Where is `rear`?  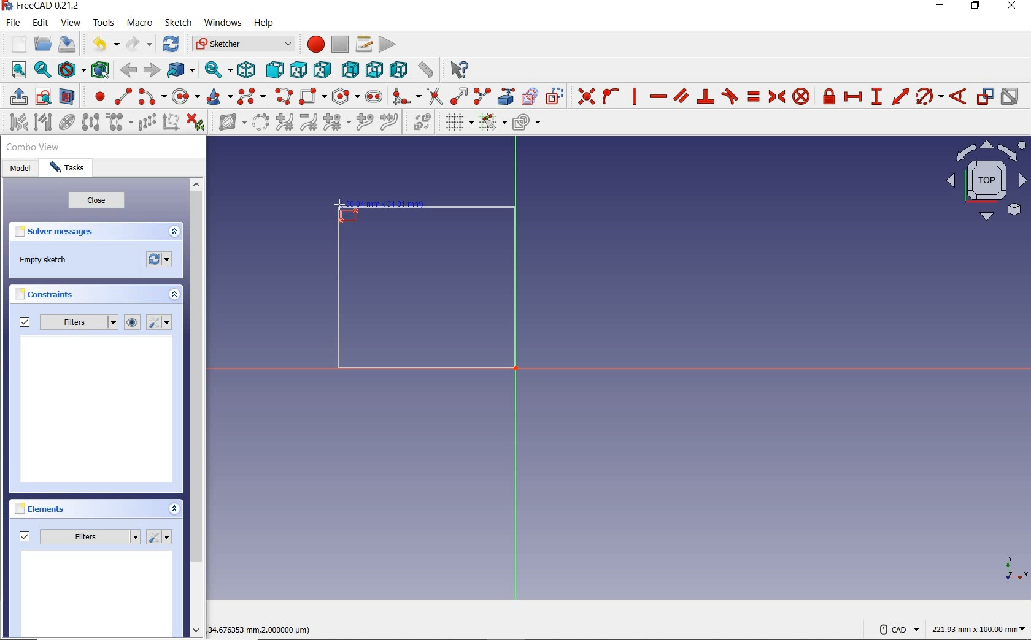 rear is located at coordinates (350, 69).